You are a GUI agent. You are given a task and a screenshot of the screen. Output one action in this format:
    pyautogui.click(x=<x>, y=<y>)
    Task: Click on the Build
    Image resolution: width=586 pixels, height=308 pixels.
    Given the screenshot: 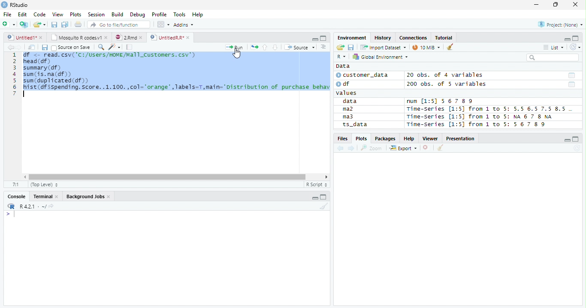 What is the action you would take?
    pyautogui.click(x=118, y=15)
    